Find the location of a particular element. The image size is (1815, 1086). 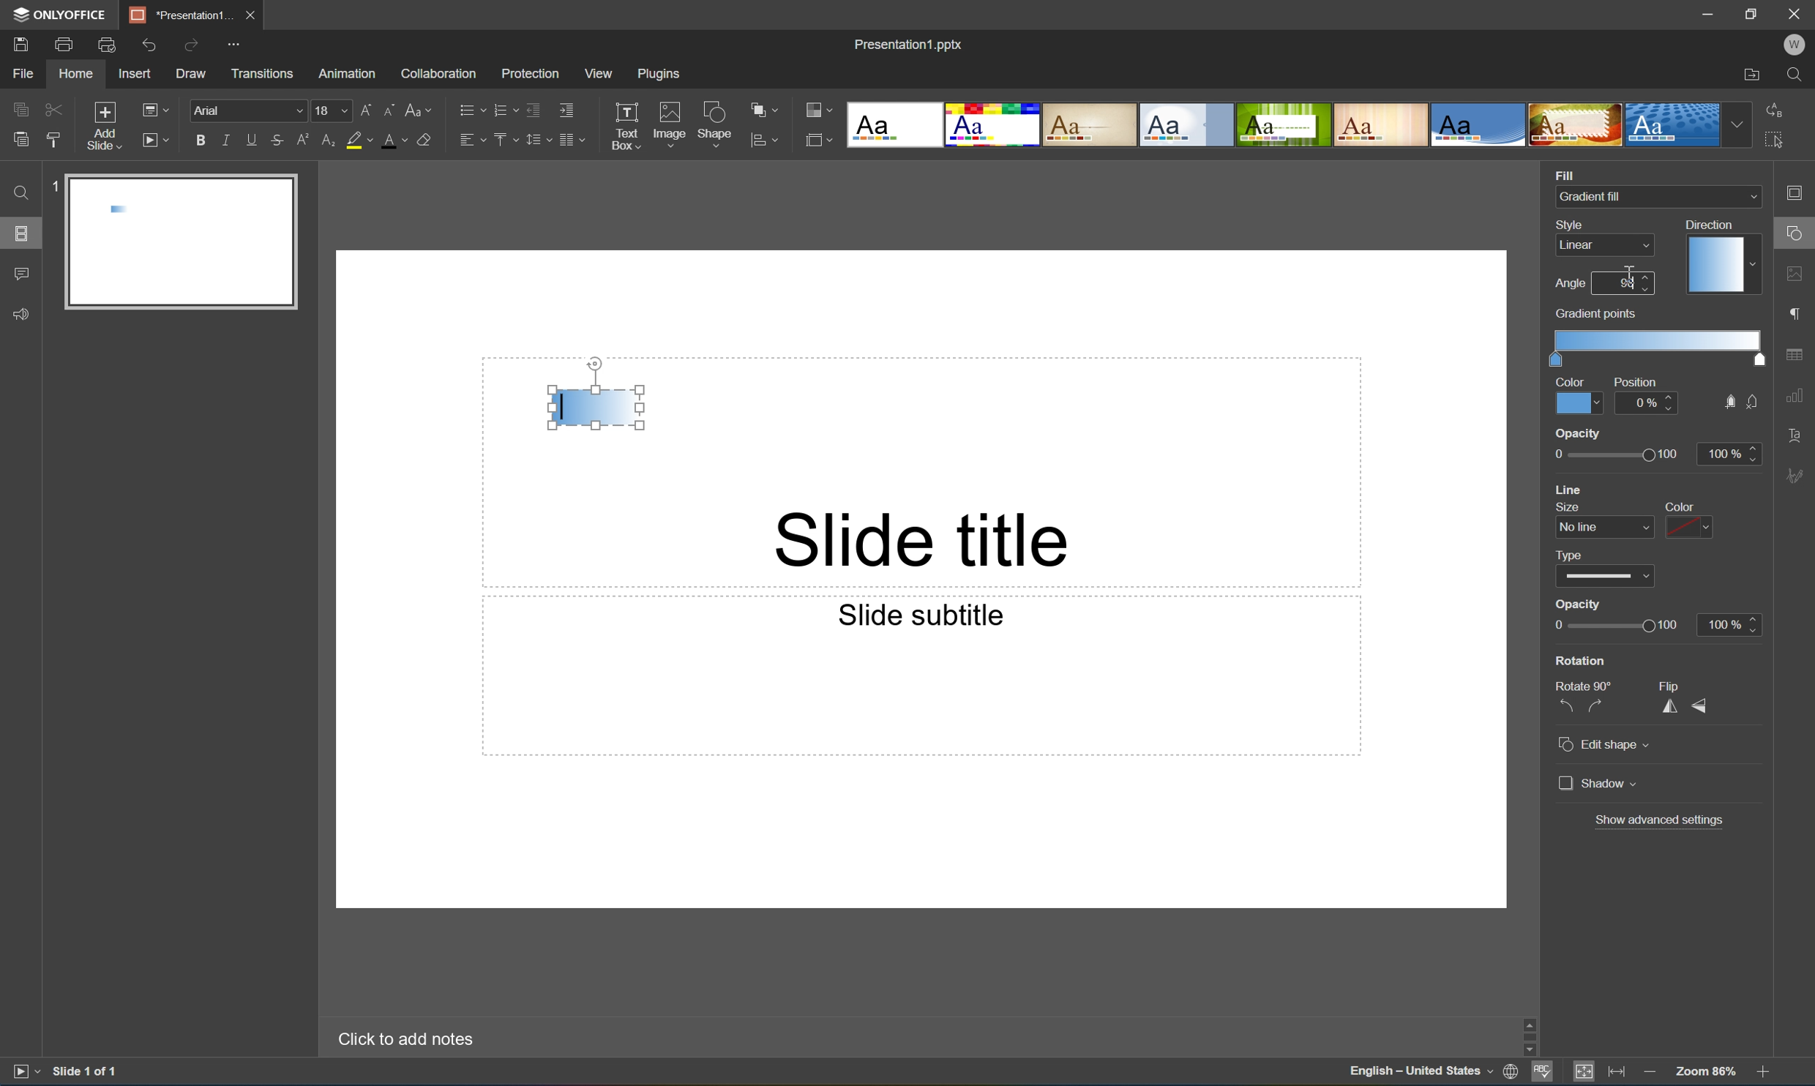

100% is located at coordinates (1729, 454).